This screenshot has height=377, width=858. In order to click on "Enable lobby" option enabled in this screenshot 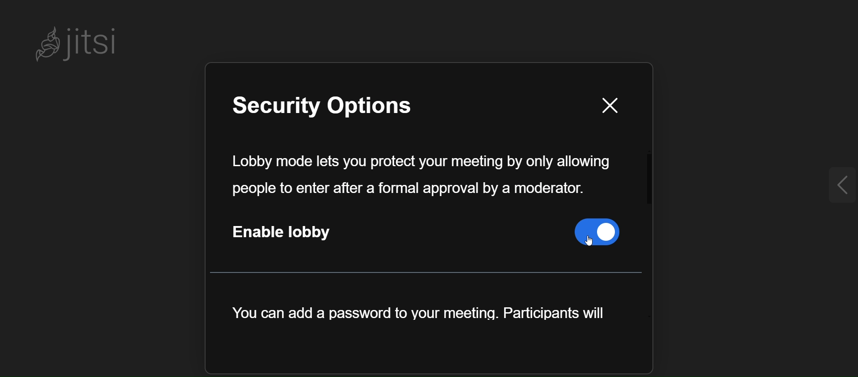, I will do `click(426, 237)`.